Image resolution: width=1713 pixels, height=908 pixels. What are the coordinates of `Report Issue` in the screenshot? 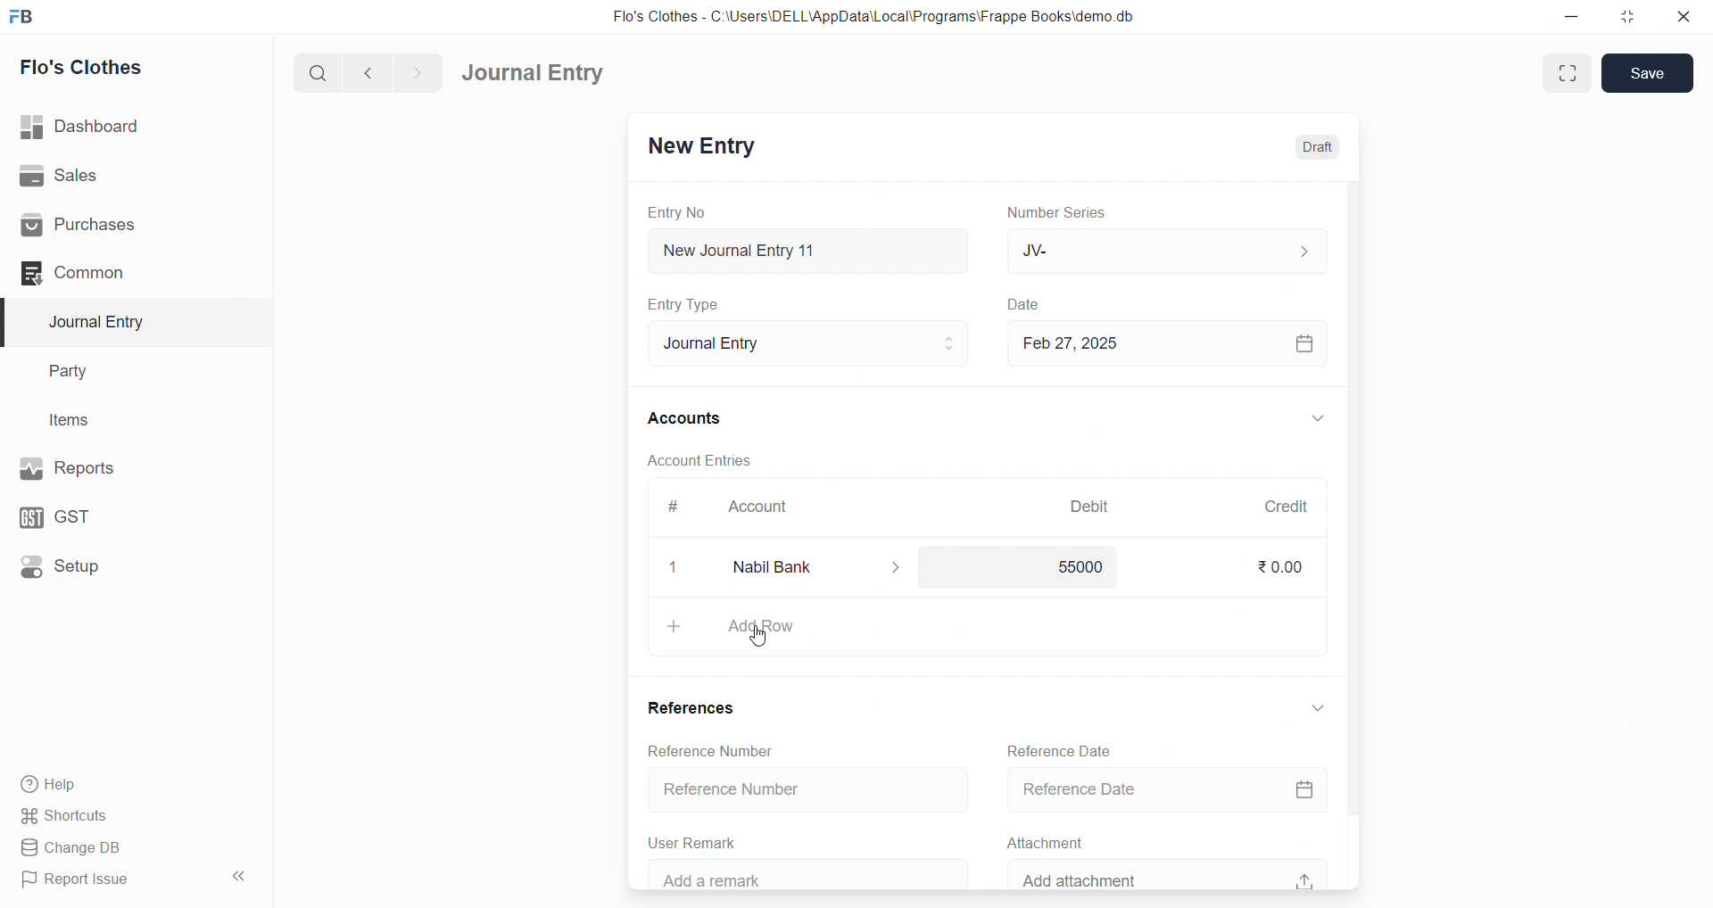 It's located at (107, 883).